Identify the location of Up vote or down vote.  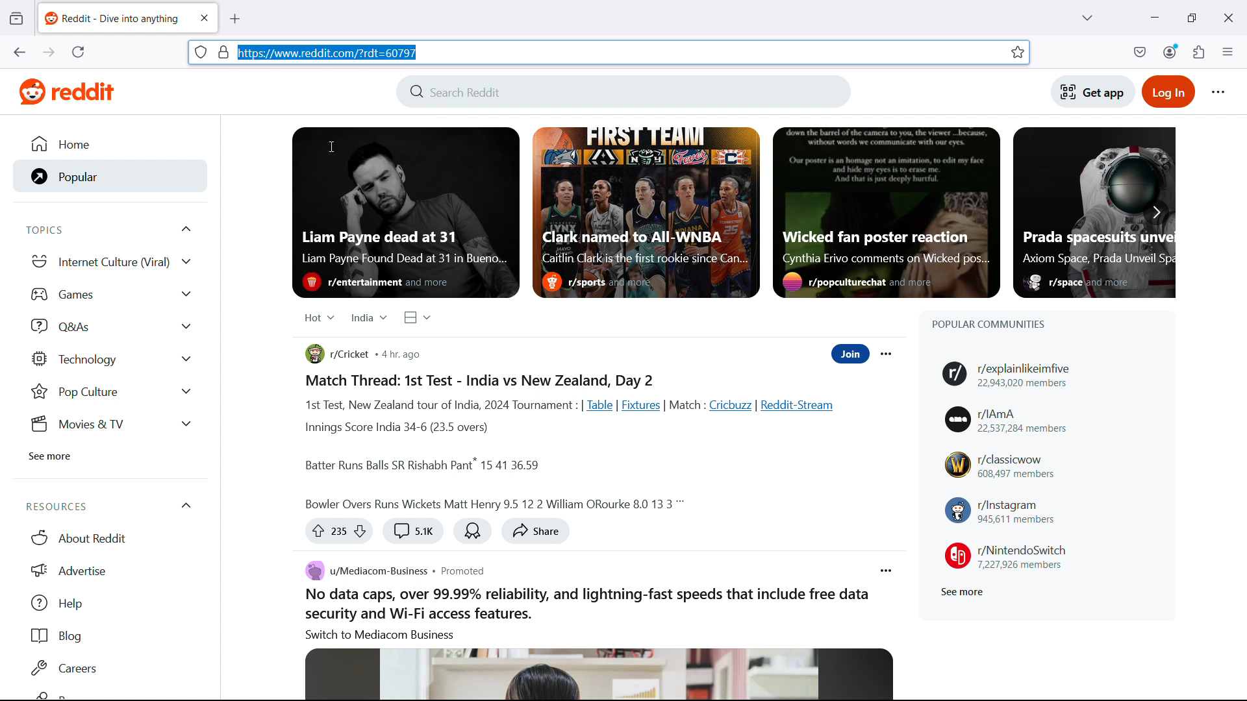
(338, 532).